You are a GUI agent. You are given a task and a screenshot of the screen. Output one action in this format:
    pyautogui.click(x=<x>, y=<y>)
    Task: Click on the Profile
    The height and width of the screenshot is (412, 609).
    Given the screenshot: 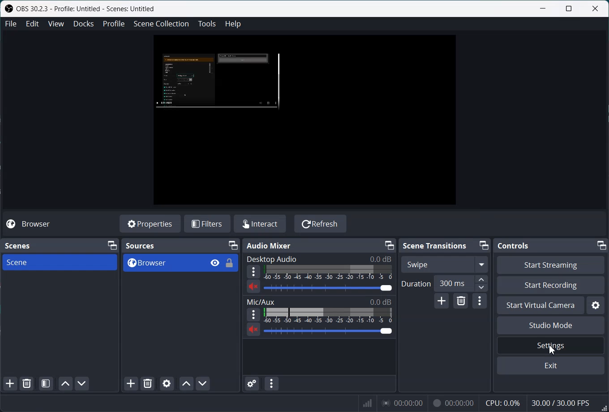 What is the action you would take?
    pyautogui.click(x=114, y=24)
    